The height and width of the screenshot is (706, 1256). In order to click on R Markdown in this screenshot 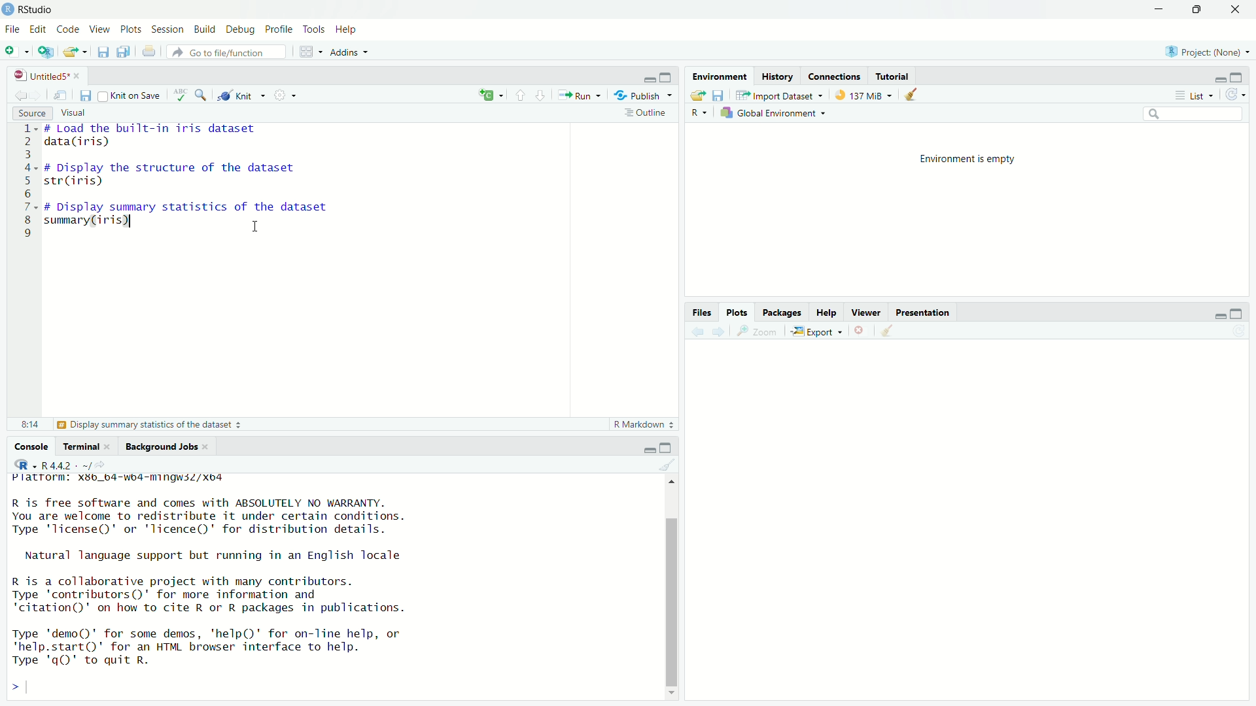, I will do `click(644, 424)`.